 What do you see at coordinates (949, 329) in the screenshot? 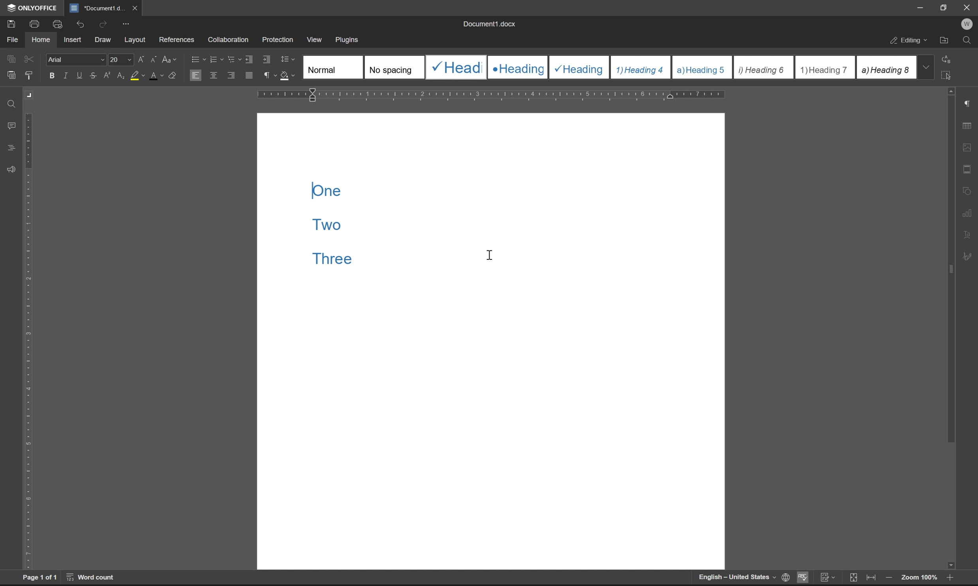
I see `scroll bar` at bounding box center [949, 329].